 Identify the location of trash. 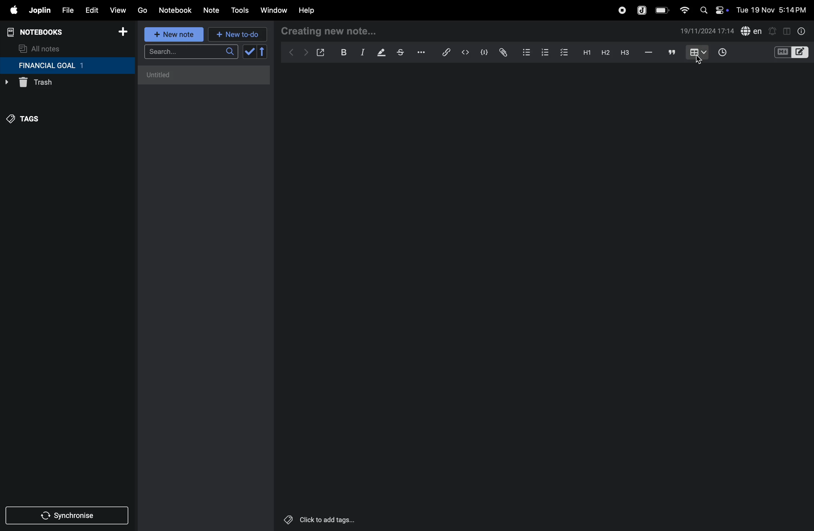
(53, 84).